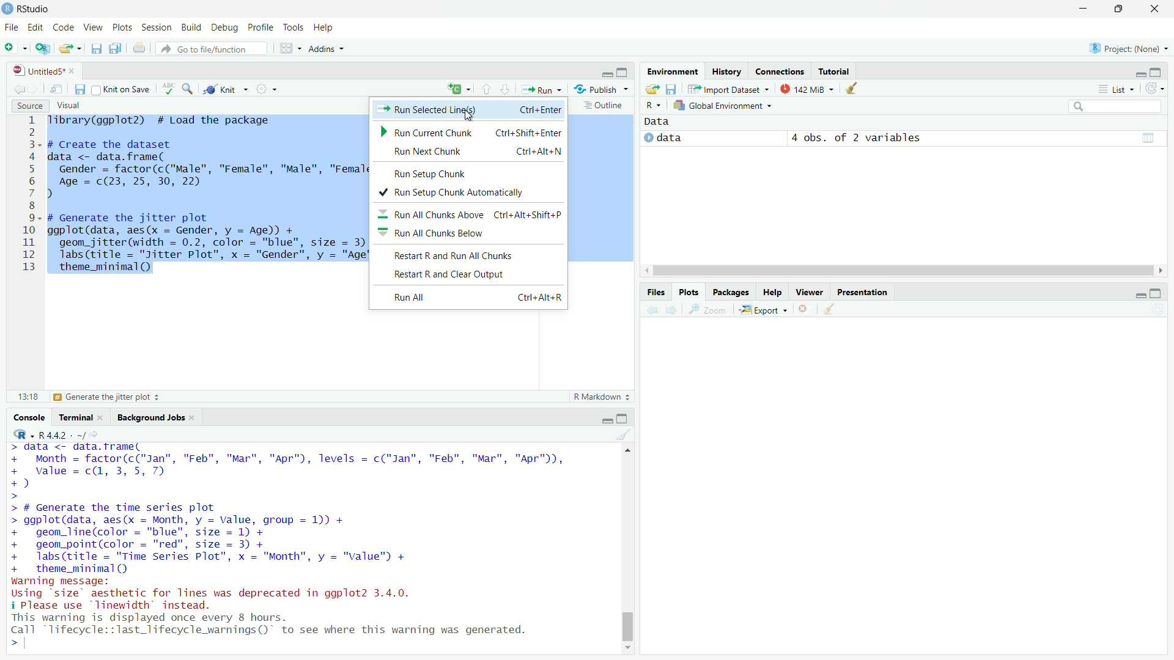  Describe the element at coordinates (24, 417) in the screenshot. I see `console` at that location.